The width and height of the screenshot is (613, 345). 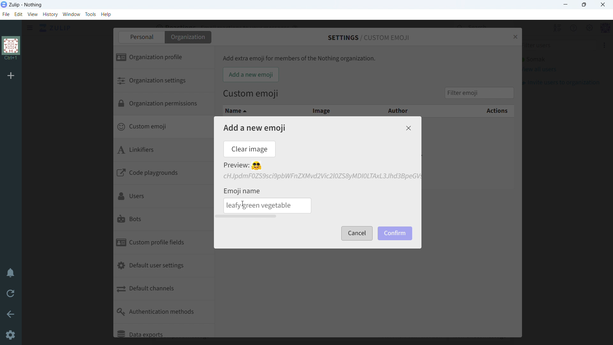 What do you see at coordinates (10, 273) in the screenshot?
I see `enable do not disturb` at bounding box center [10, 273].